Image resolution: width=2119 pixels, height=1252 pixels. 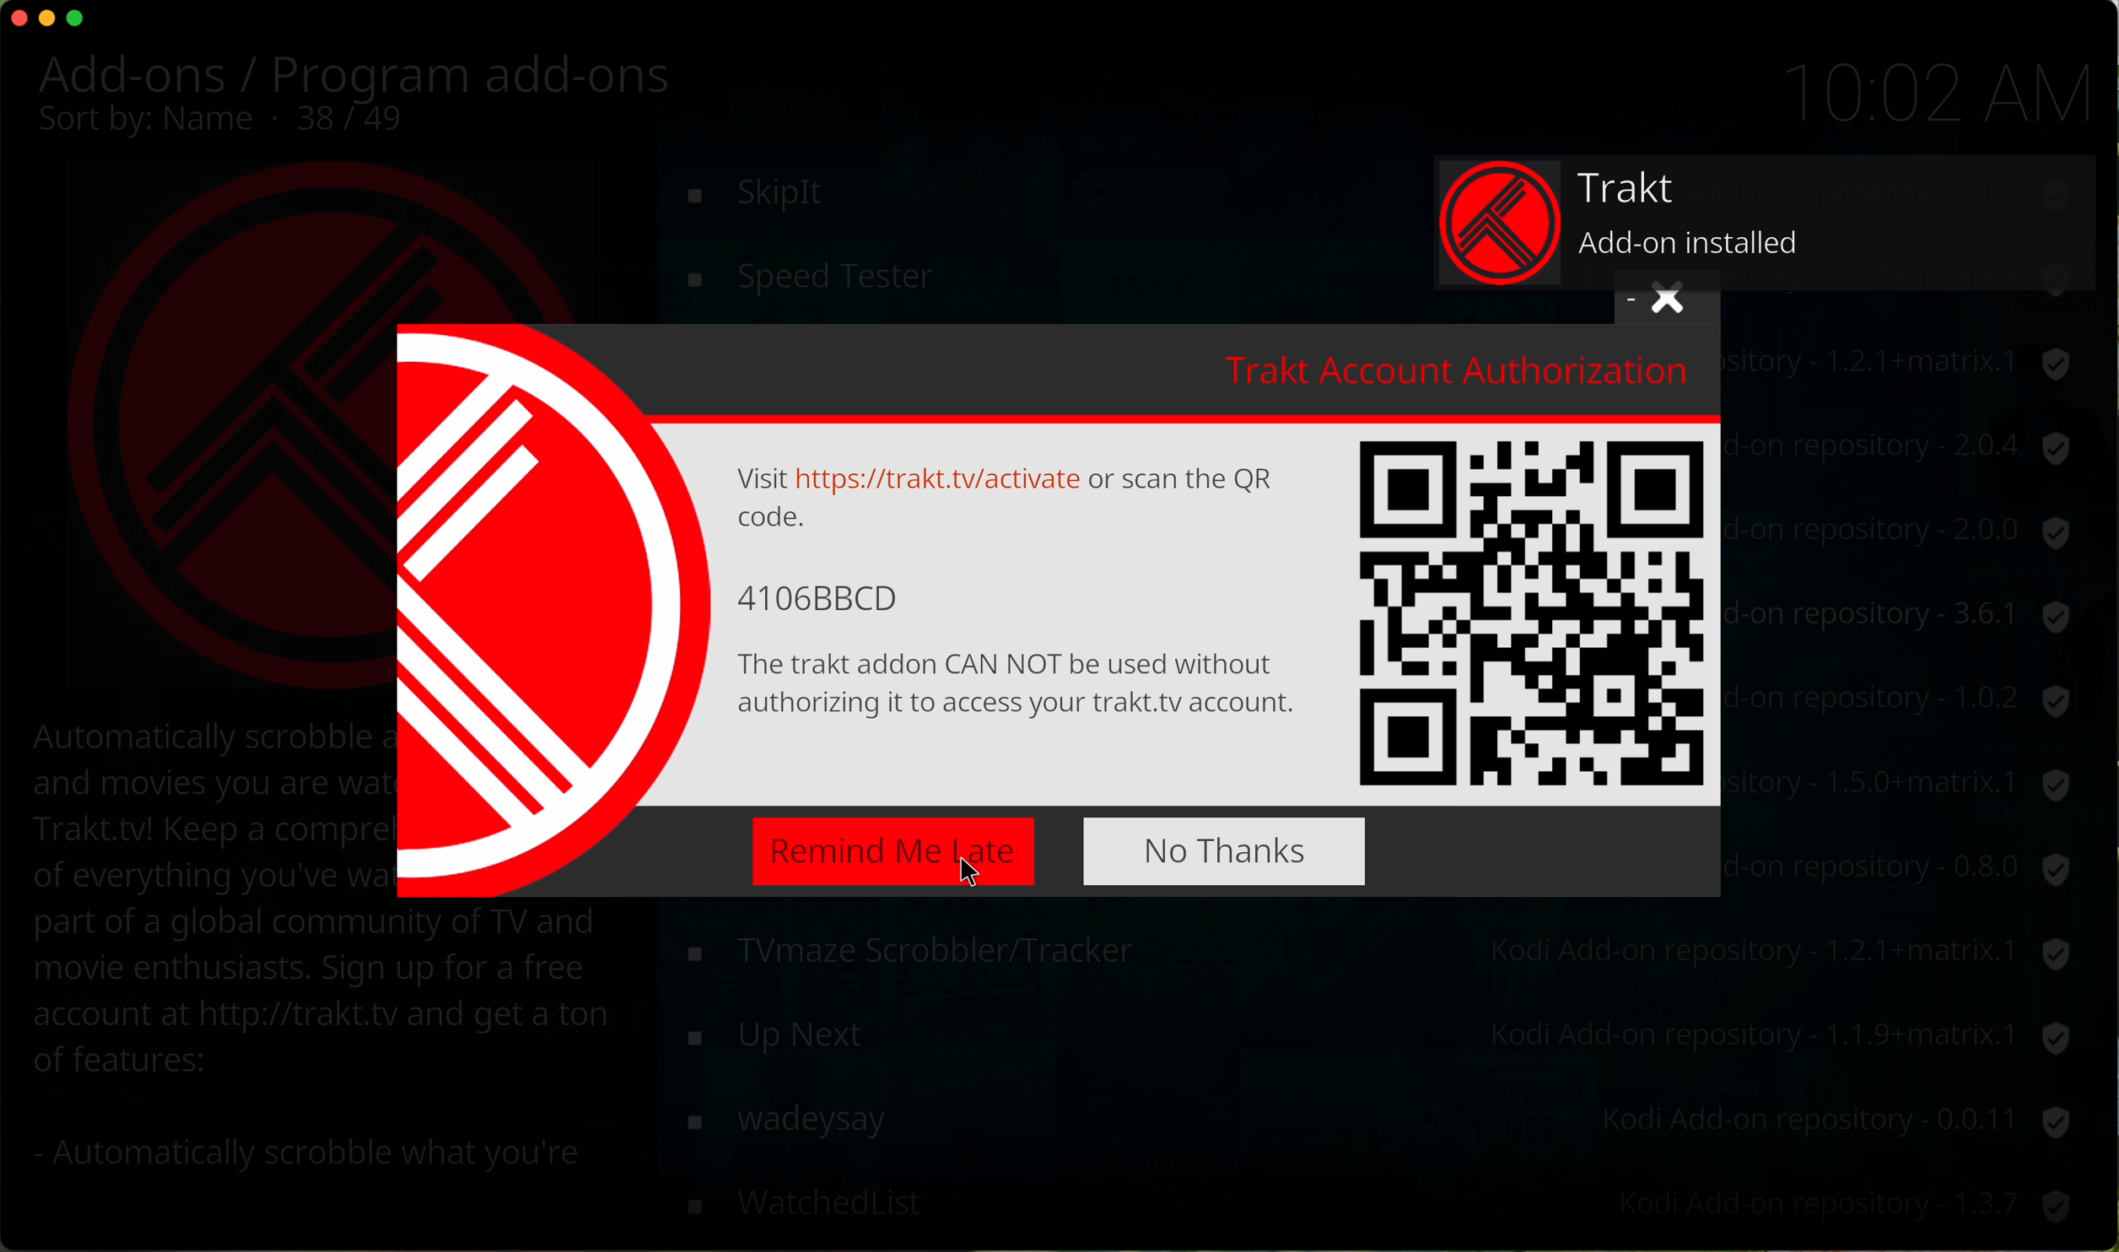 What do you see at coordinates (321, 1037) in the screenshot?
I see `description` at bounding box center [321, 1037].